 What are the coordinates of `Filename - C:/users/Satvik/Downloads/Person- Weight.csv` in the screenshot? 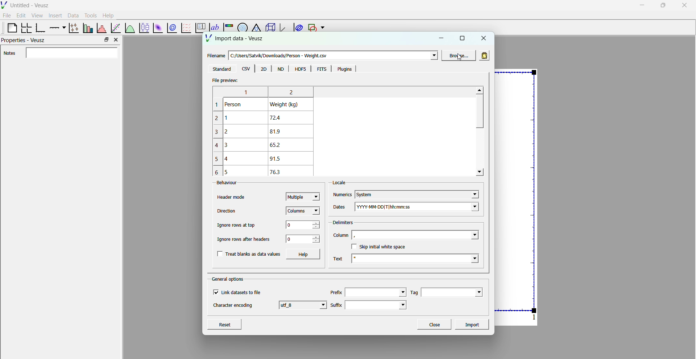 It's located at (276, 53).